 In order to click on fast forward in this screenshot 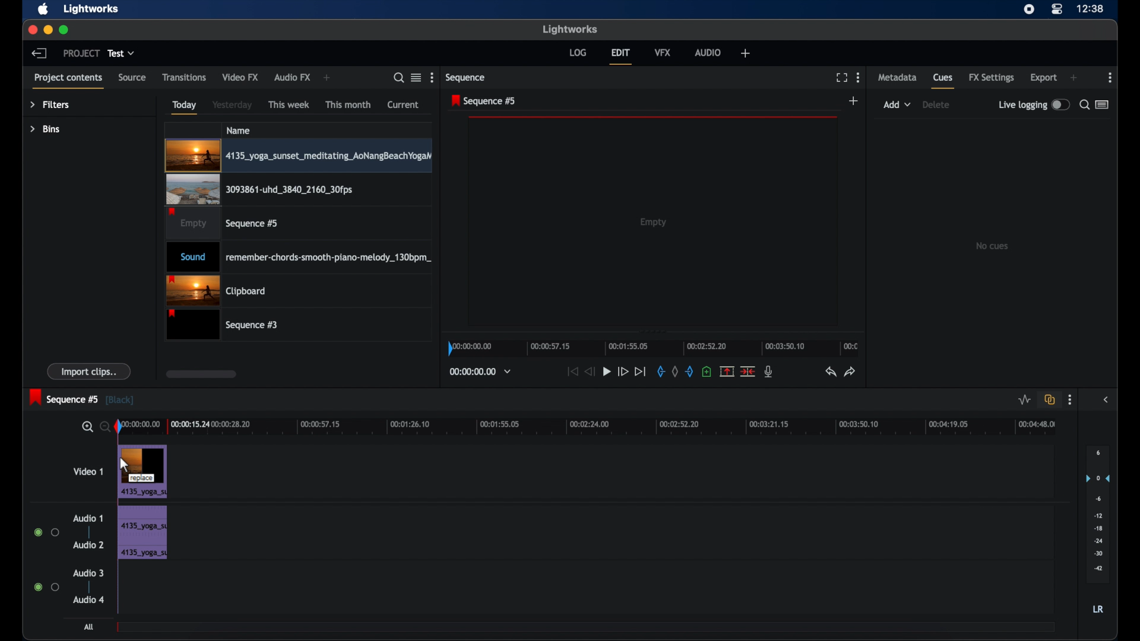, I will do `click(623, 372)`.